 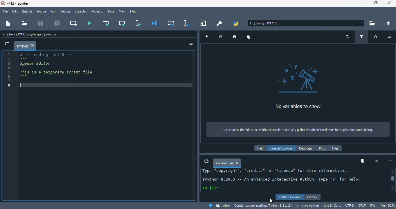 I want to click on view, so click(x=122, y=11).